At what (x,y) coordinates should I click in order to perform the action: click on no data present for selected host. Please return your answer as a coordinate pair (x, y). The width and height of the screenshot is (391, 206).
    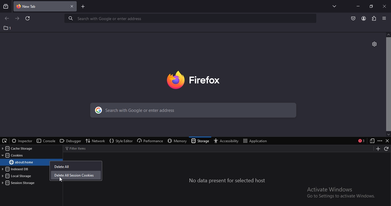
    Looking at the image, I should click on (228, 181).